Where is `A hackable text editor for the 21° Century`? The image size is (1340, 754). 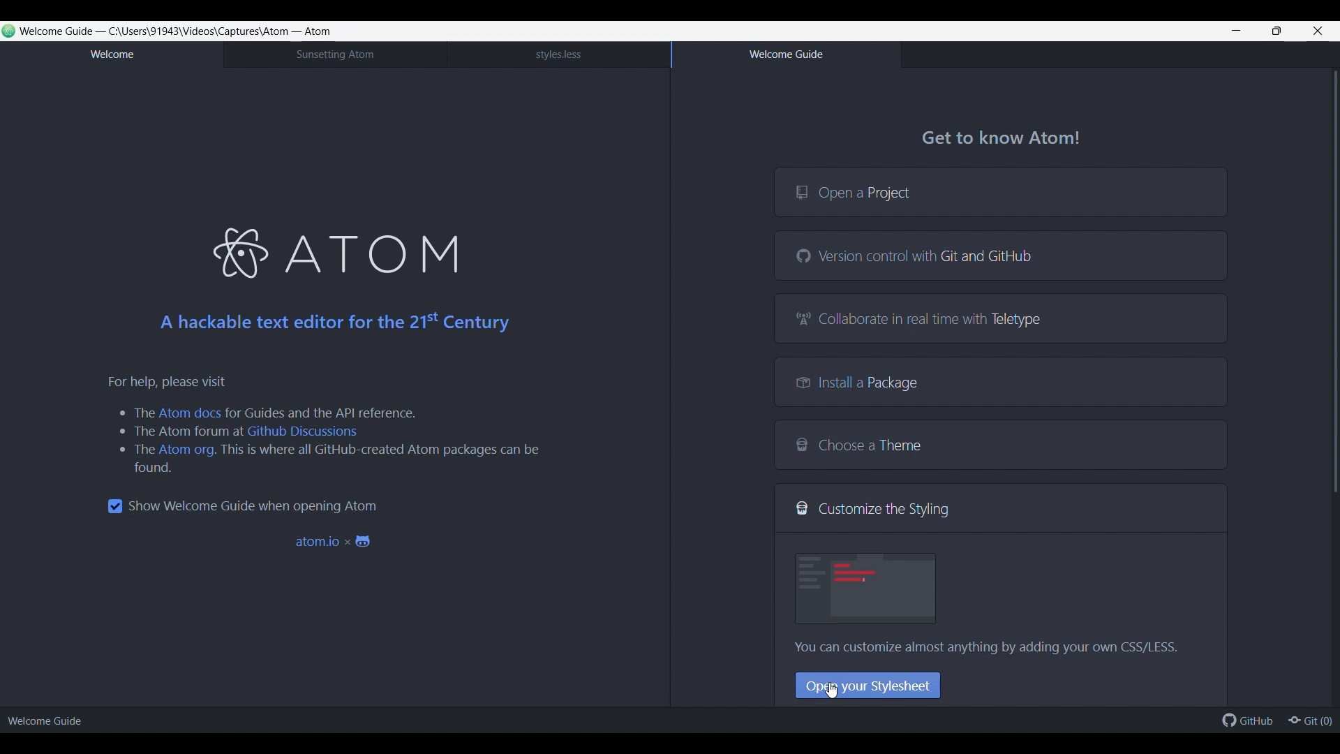
A hackable text editor for the 21° Century is located at coordinates (329, 326).